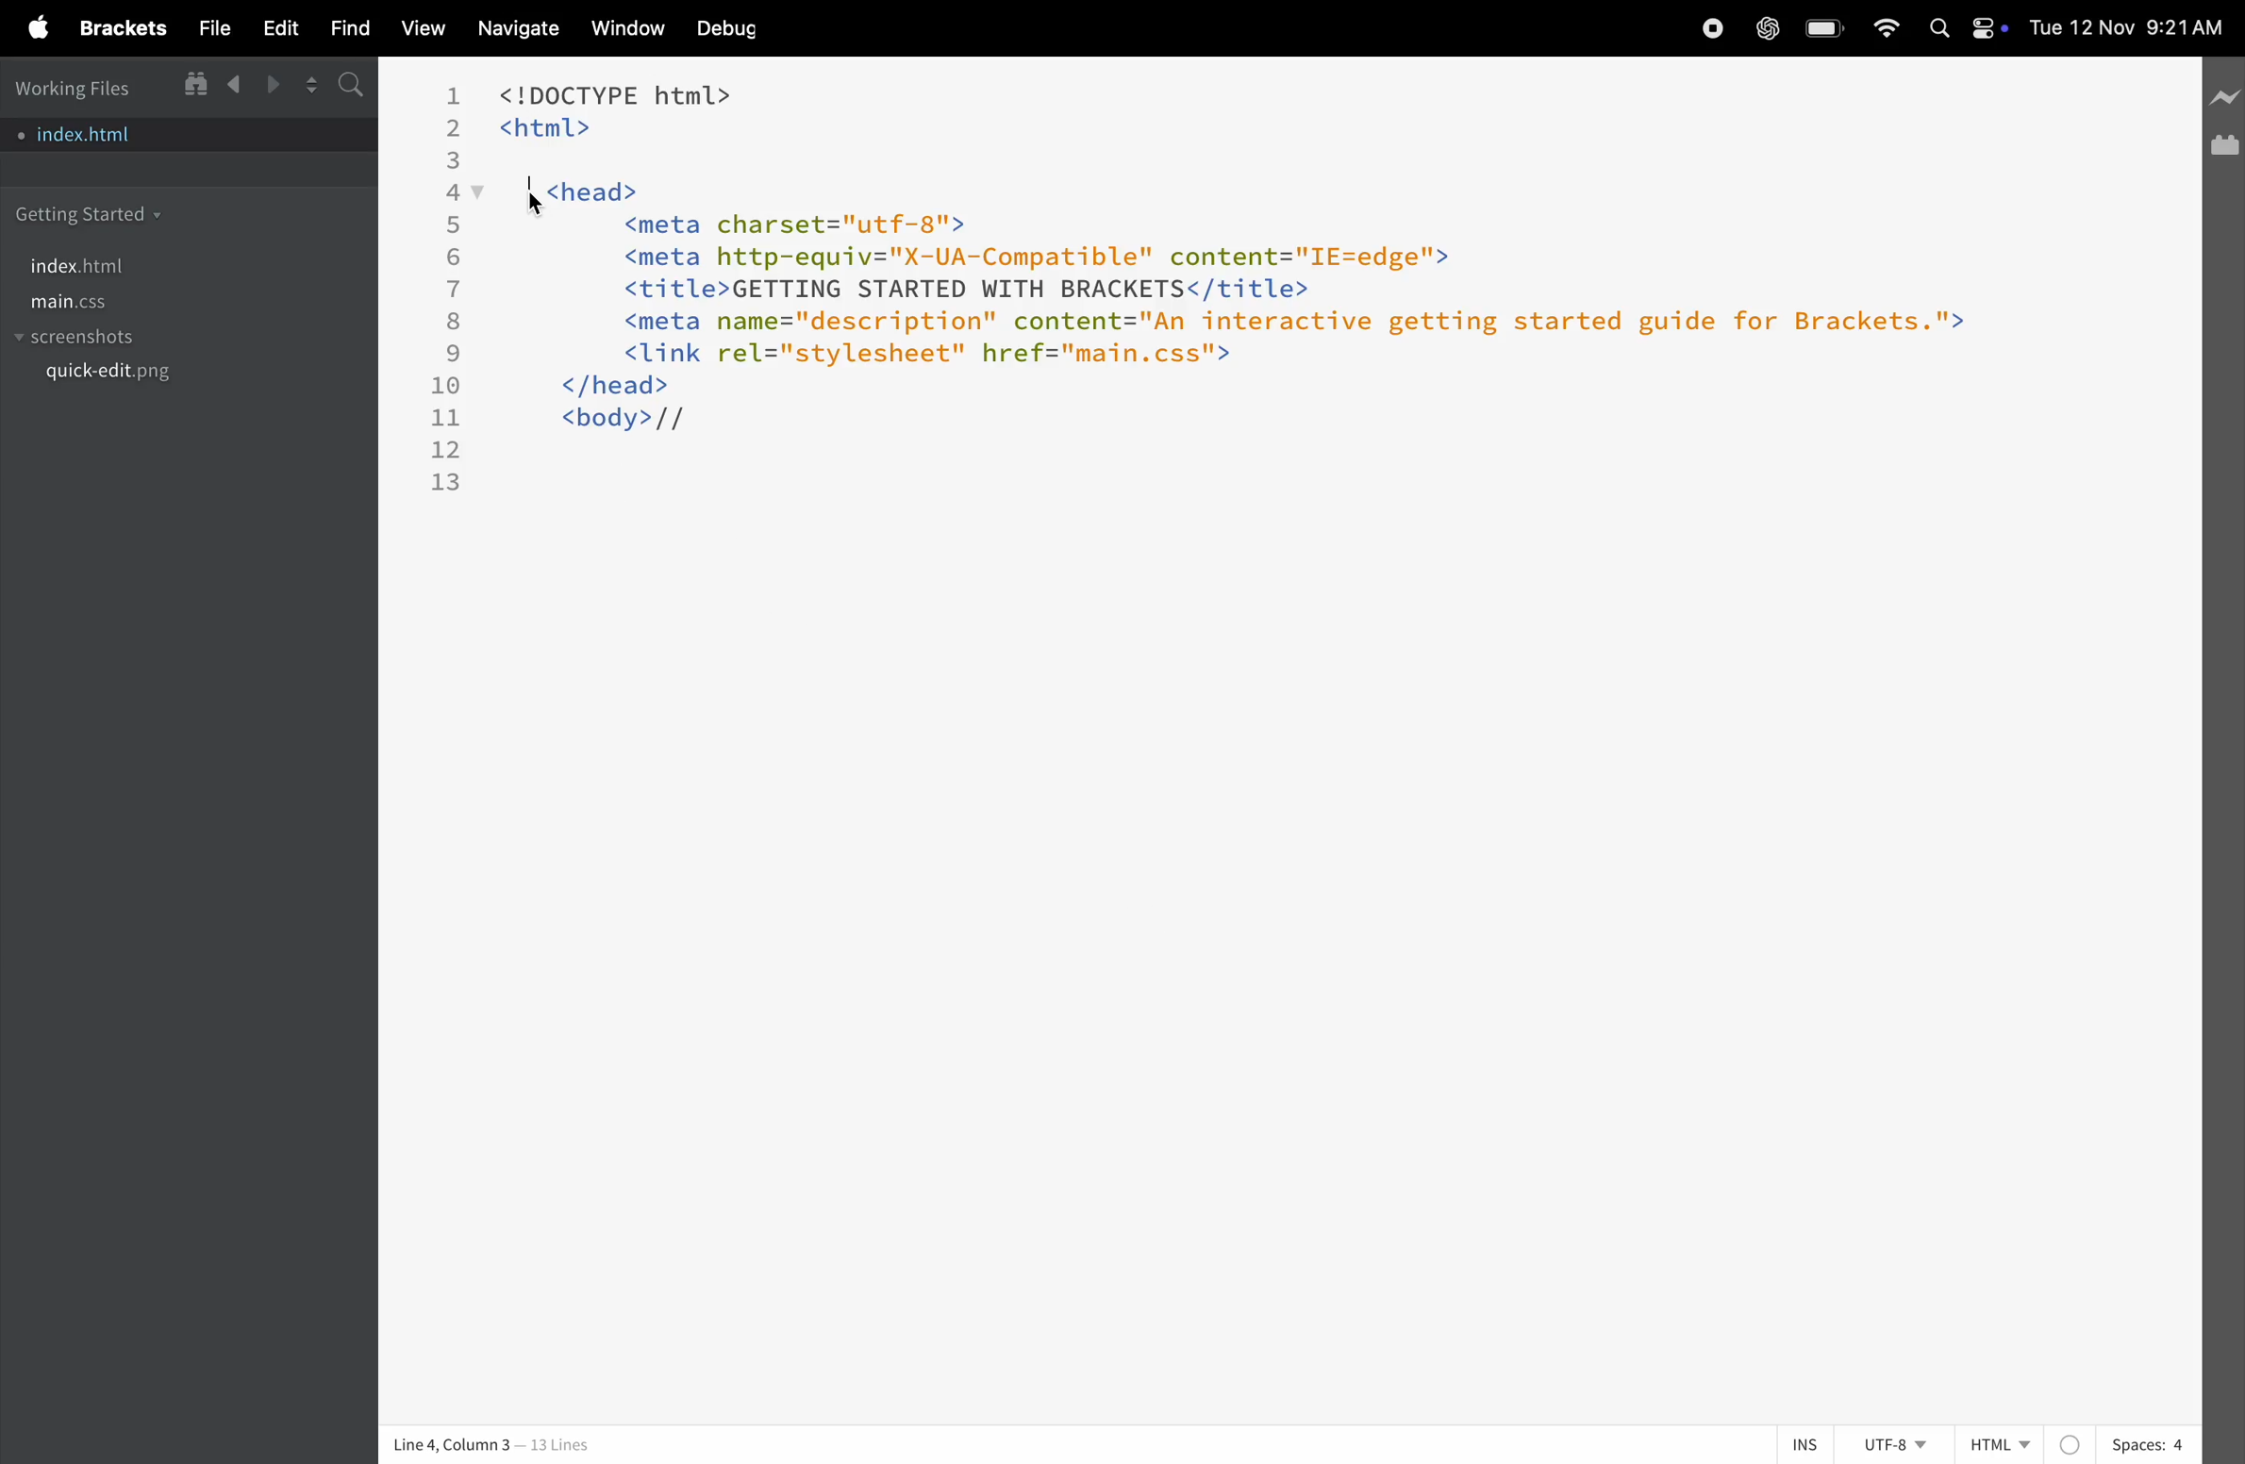 The image size is (2245, 1464). Describe the element at coordinates (538, 204) in the screenshot. I see `cursor` at that location.